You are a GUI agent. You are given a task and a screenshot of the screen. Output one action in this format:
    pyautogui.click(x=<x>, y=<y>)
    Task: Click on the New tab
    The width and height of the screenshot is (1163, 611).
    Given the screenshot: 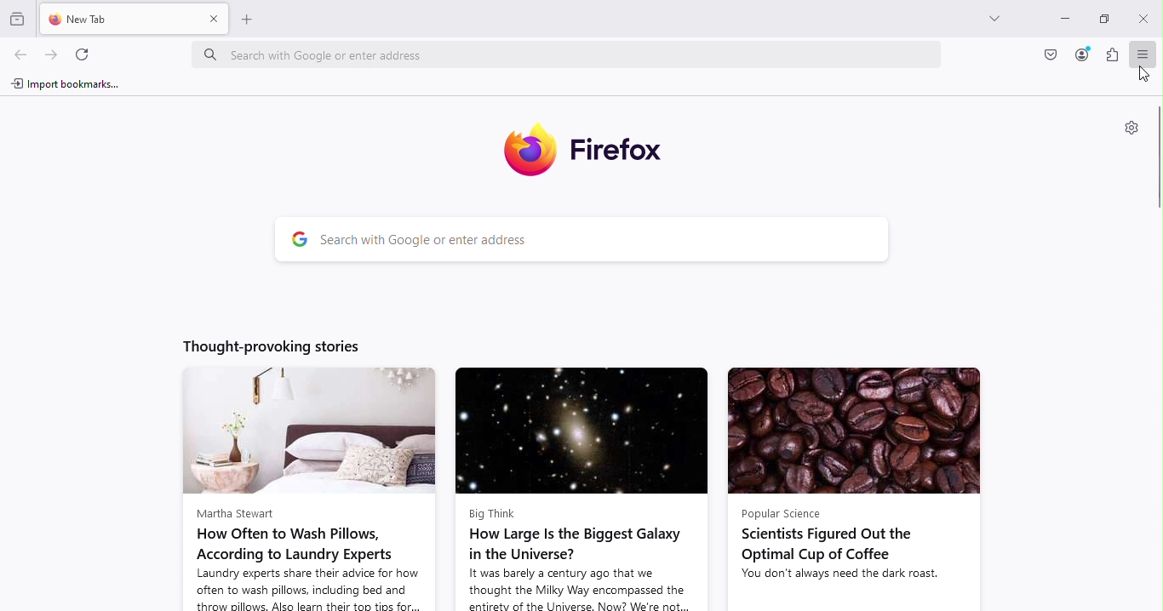 What is the action you would take?
    pyautogui.click(x=120, y=20)
    